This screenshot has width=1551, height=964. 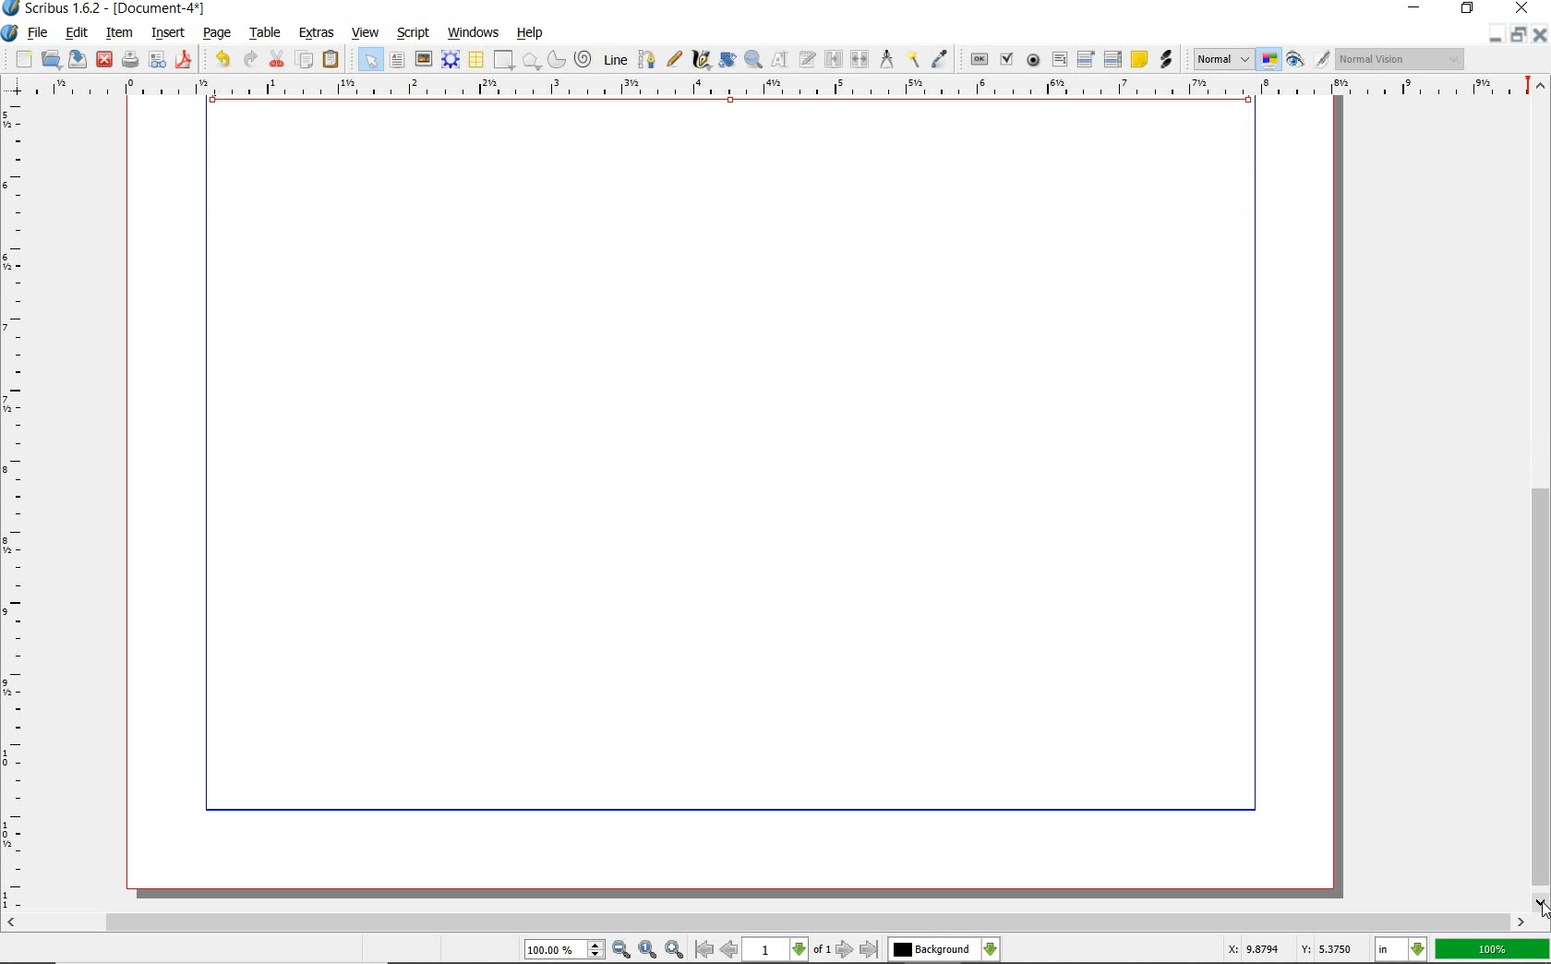 What do you see at coordinates (18, 59) in the screenshot?
I see `new` at bounding box center [18, 59].